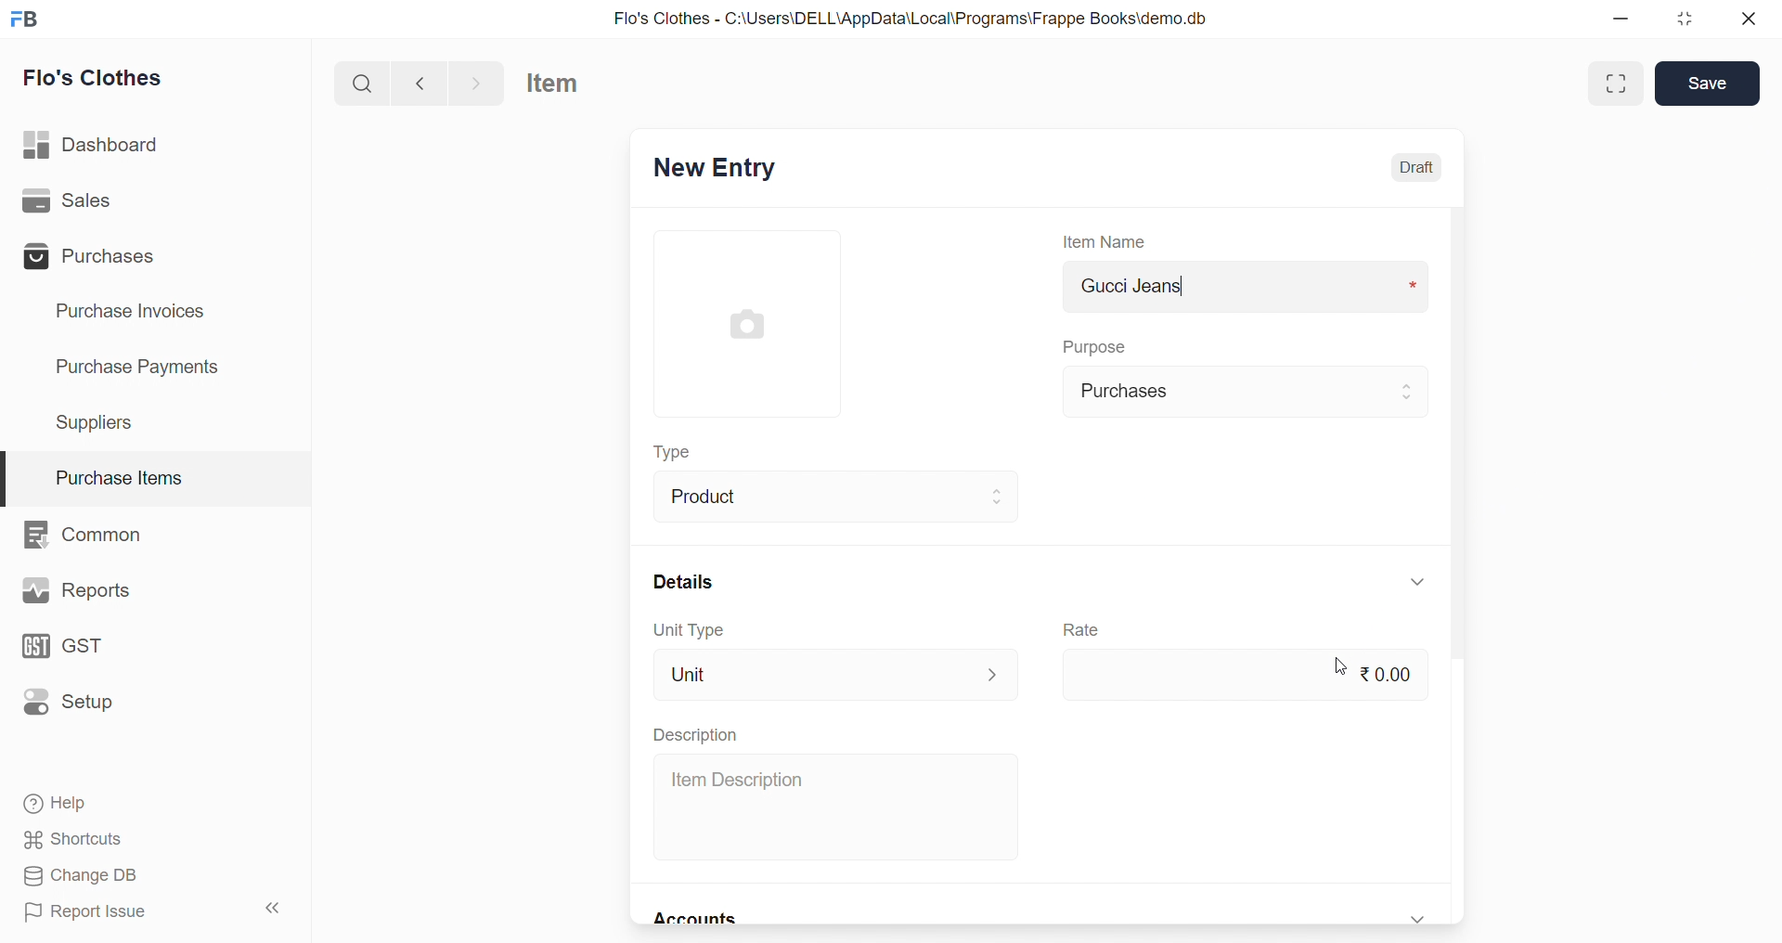 Image resolution: width=1782 pixels, height=943 pixels. I want to click on Purchase Invoices, so click(143, 312).